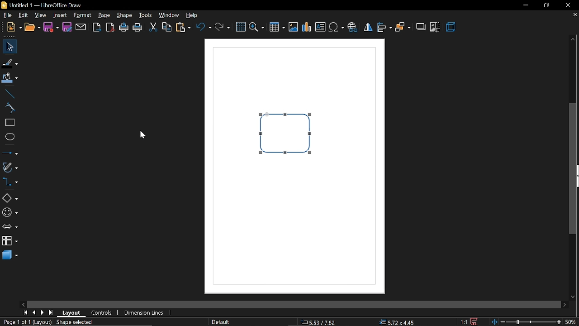 Image resolution: width=579 pixels, height=326 pixels. Describe the element at coordinates (567, 5) in the screenshot. I see `close` at that location.